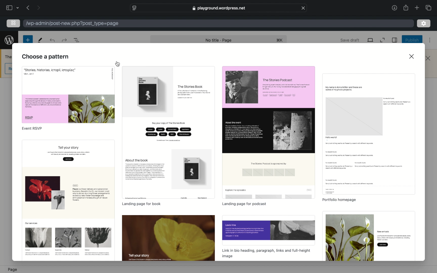 The height and width of the screenshot is (273, 437). Describe the element at coordinates (369, 237) in the screenshot. I see `preview` at that location.